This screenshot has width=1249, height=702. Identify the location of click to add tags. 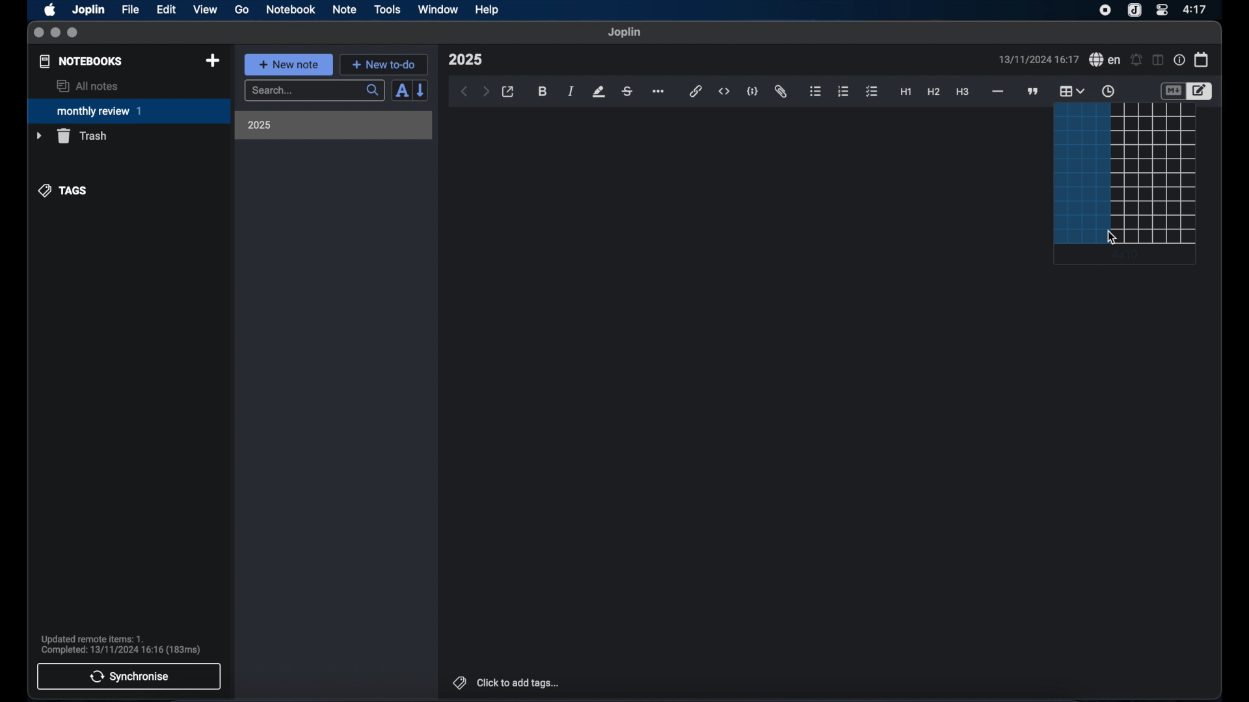
(507, 682).